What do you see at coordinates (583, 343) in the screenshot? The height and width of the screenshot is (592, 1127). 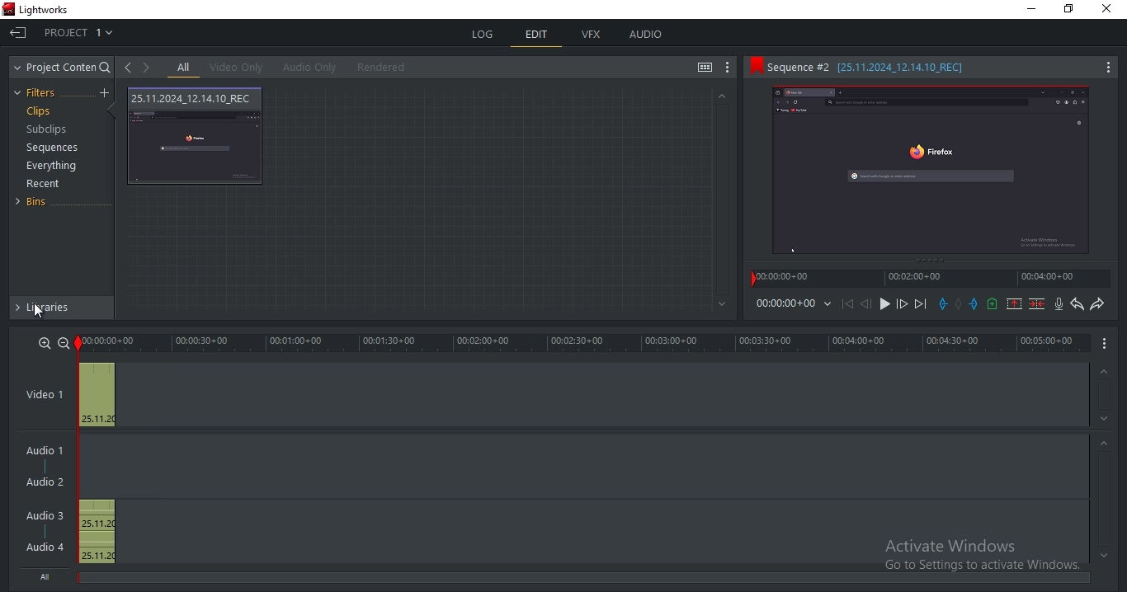 I see `timeline` at bounding box center [583, 343].